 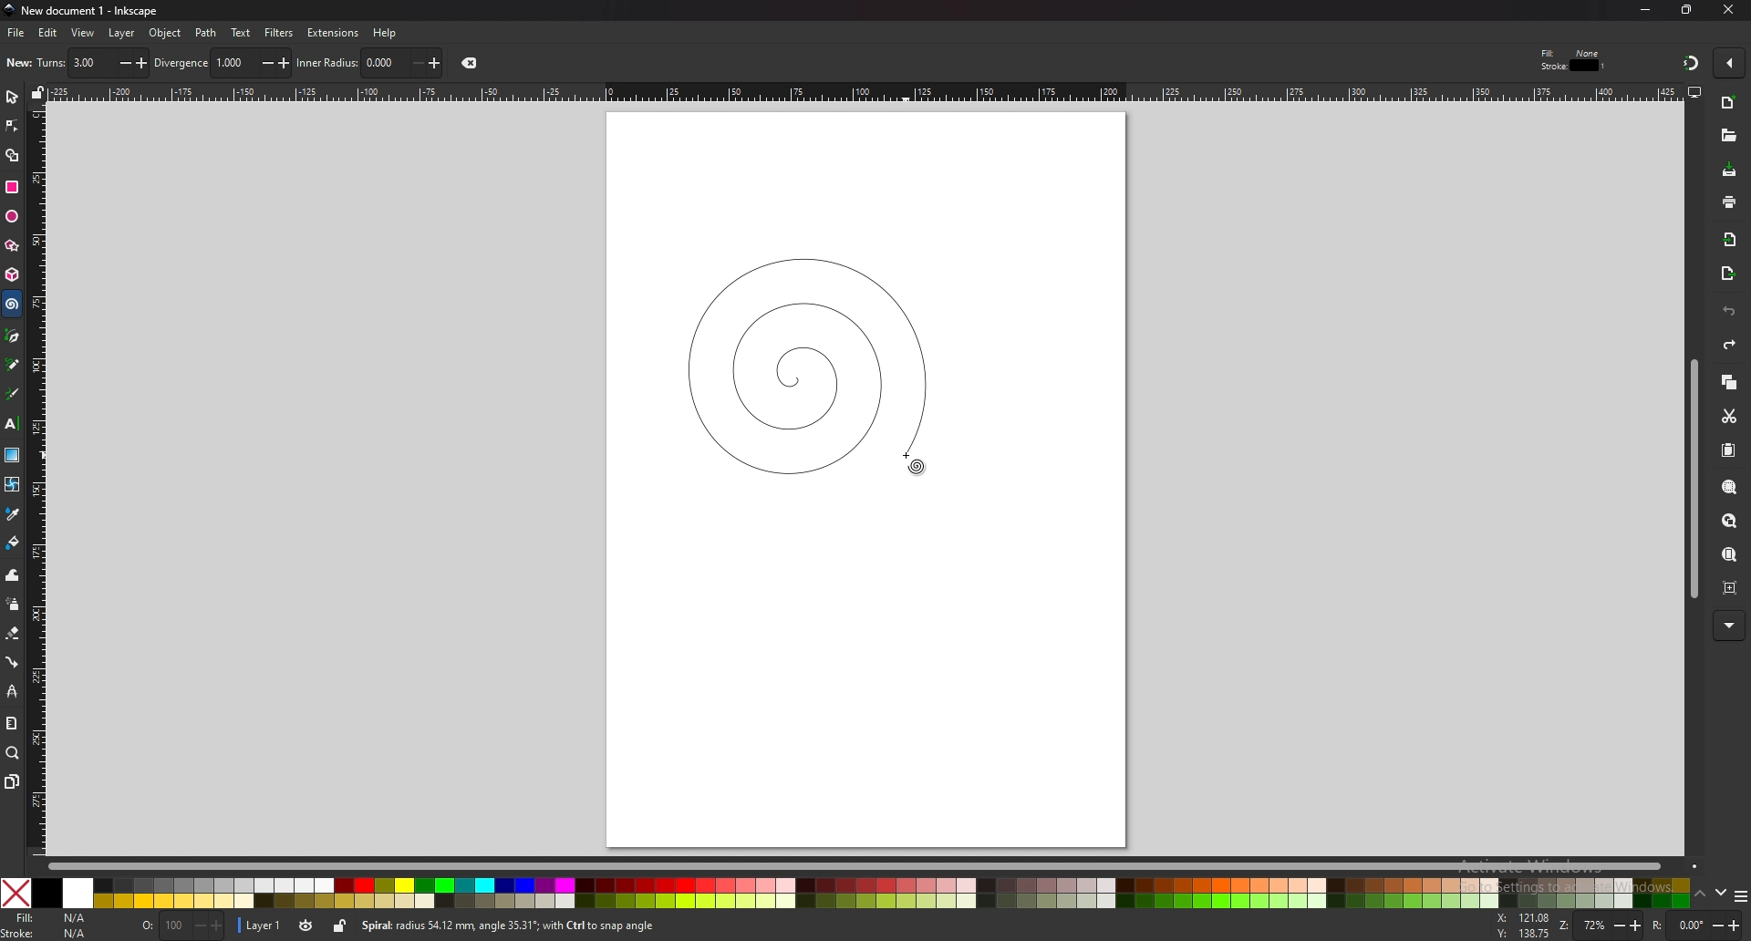 What do you see at coordinates (167, 32) in the screenshot?
I see `object` at bounding box center [167, 32].